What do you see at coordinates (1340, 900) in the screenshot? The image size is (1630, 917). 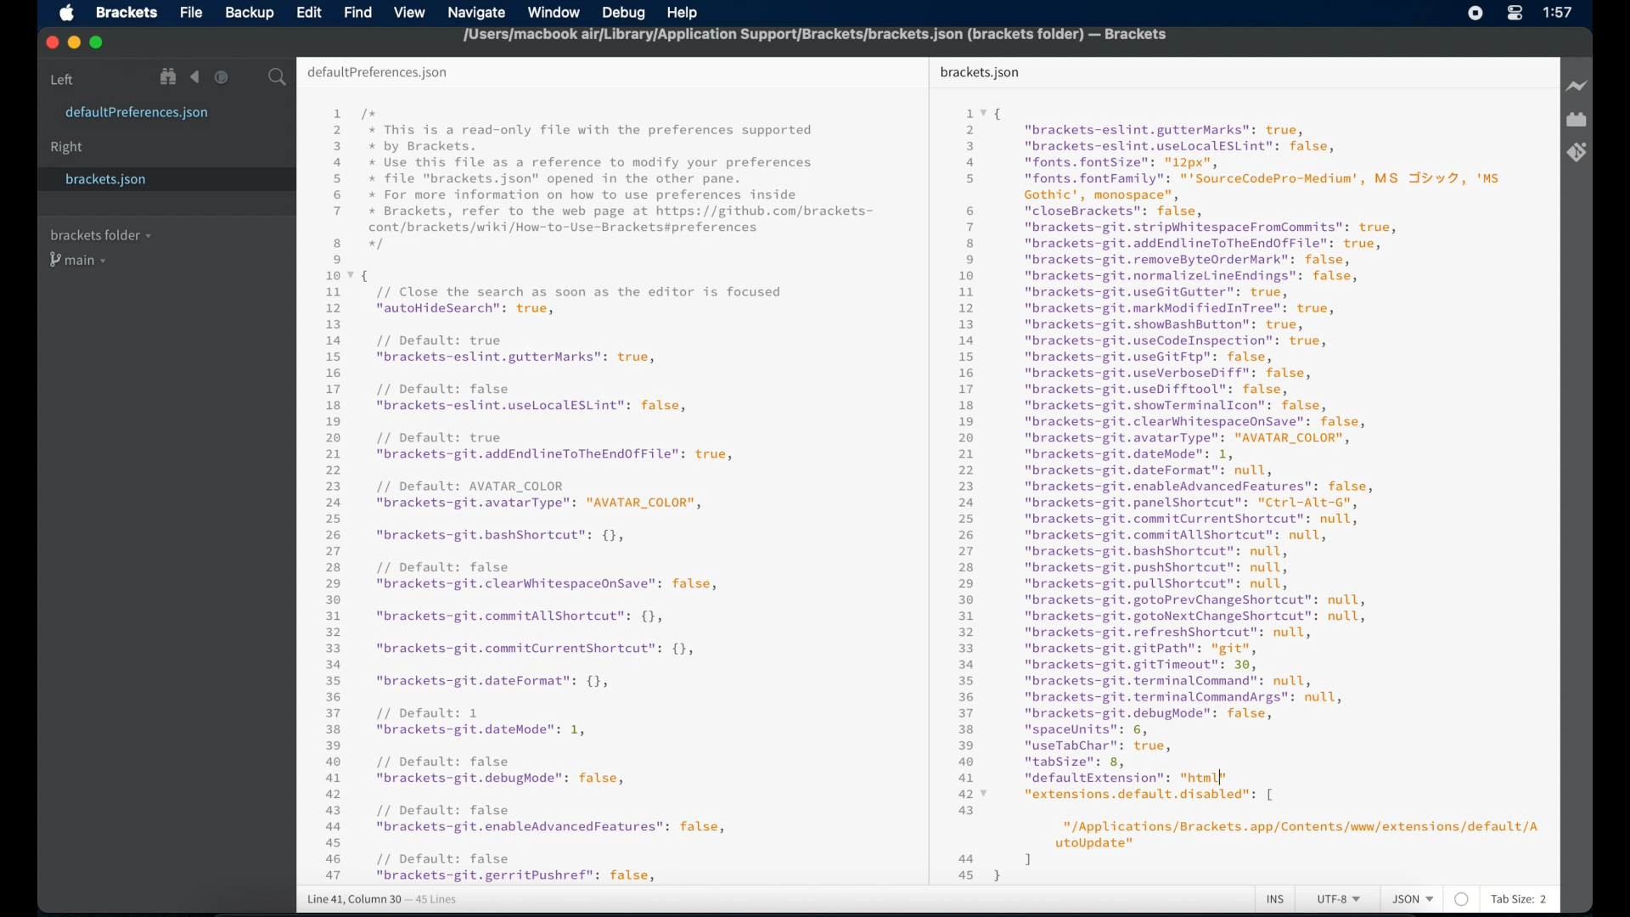 I see `utf-8` at bounding box center [1340, 900].